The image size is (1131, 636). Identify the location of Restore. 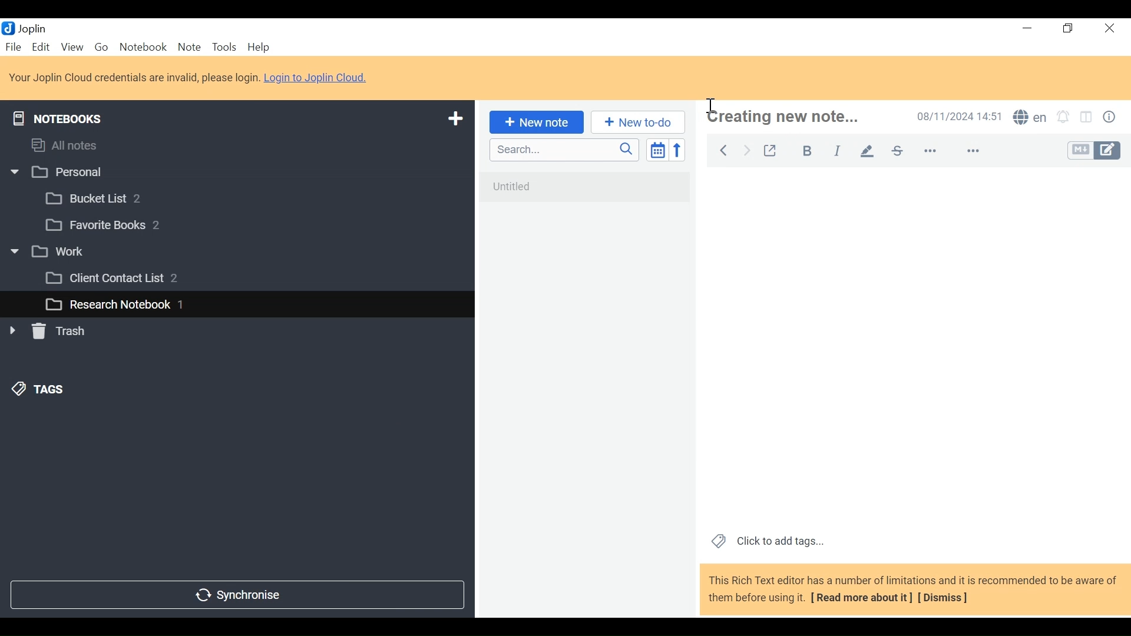
(1069, 29).